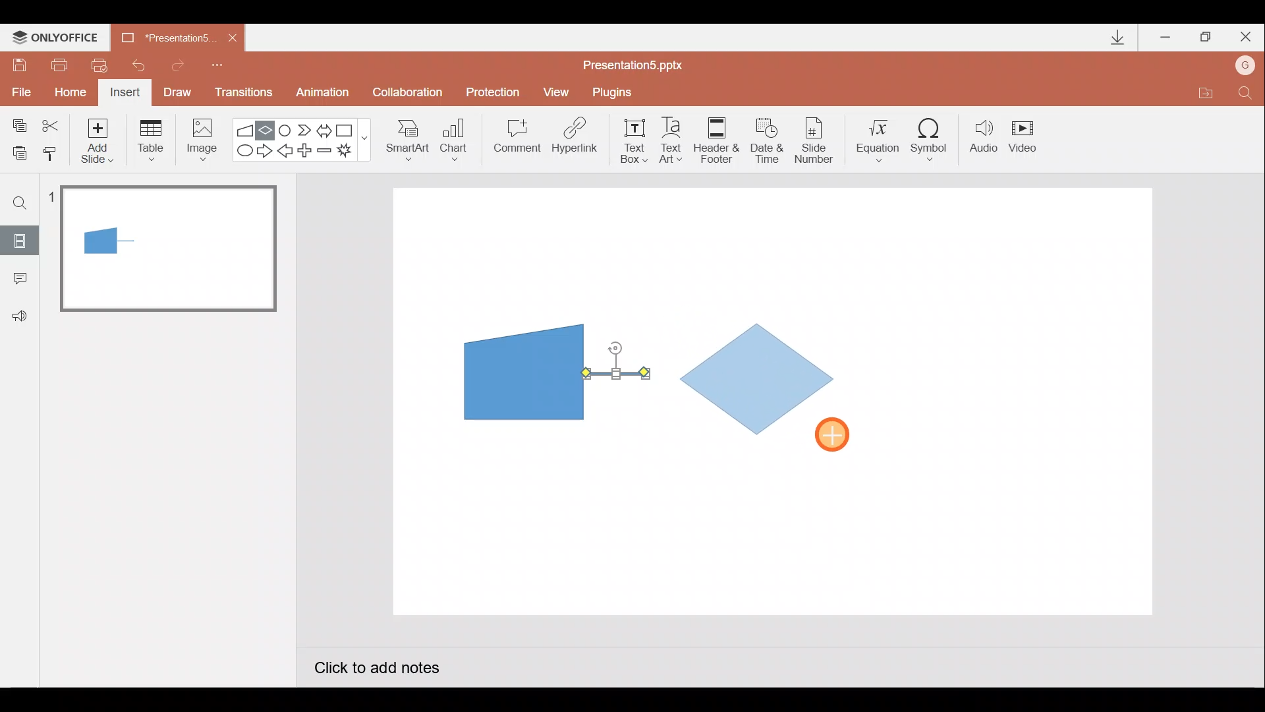  Describe the element at coordinates (616, 373) in the screenshot. I see `Arrow` at that location.